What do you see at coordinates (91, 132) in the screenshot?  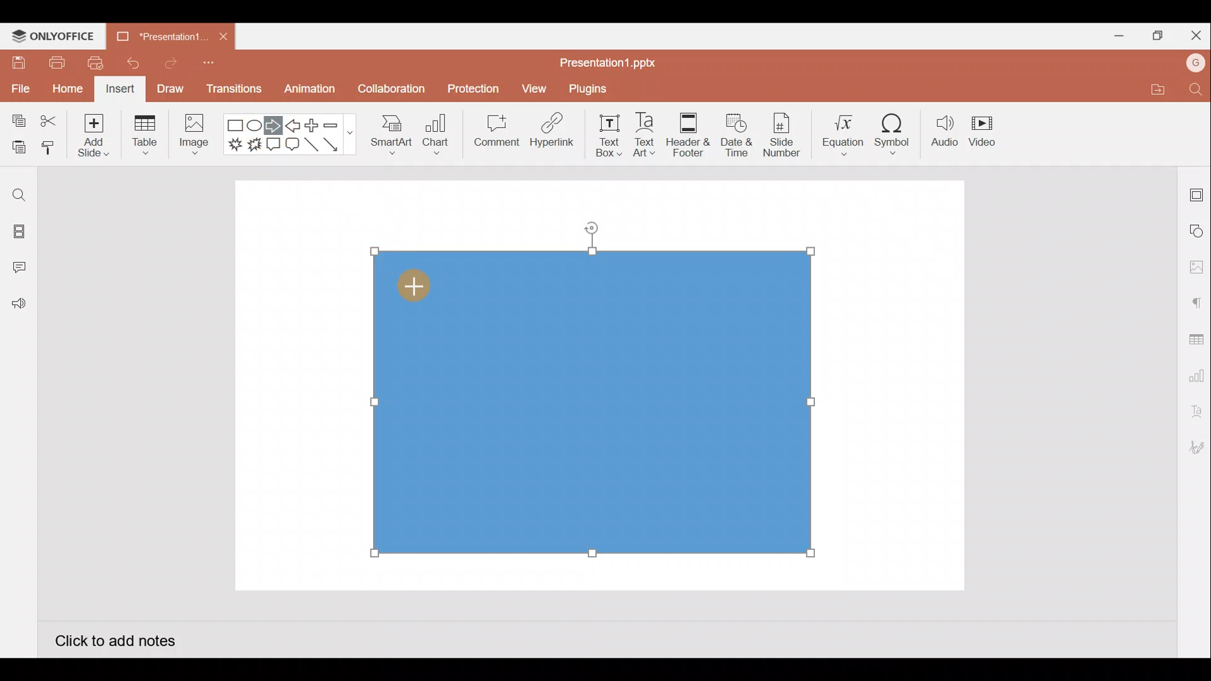 I see `Add slide` at bounding box center [91, 132].